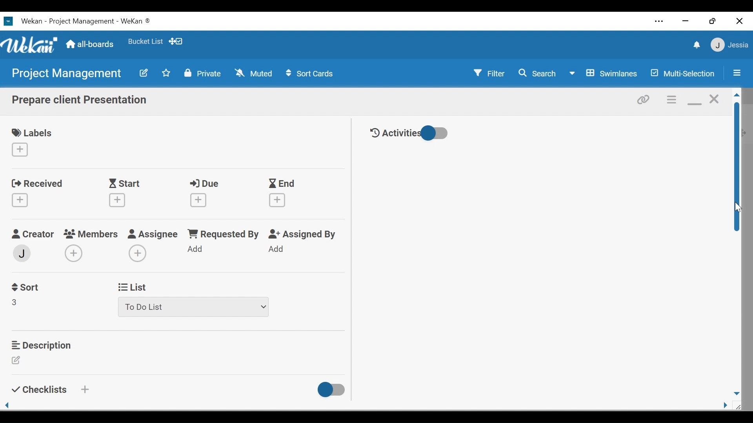 This screenshot has width=753, height=423. Describe the element at coordinates (74, 254) in the screenshot. I see `Add members` at that location.